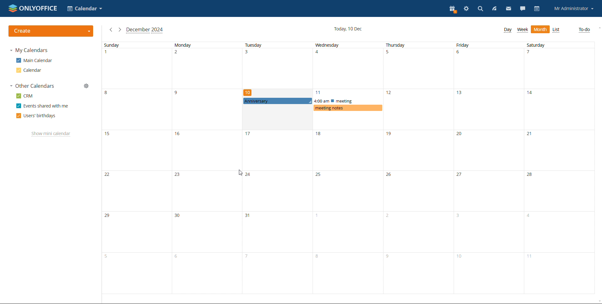  Describe the element at coordinates (85, 8) in the screenshot. I see `select application` at that location.